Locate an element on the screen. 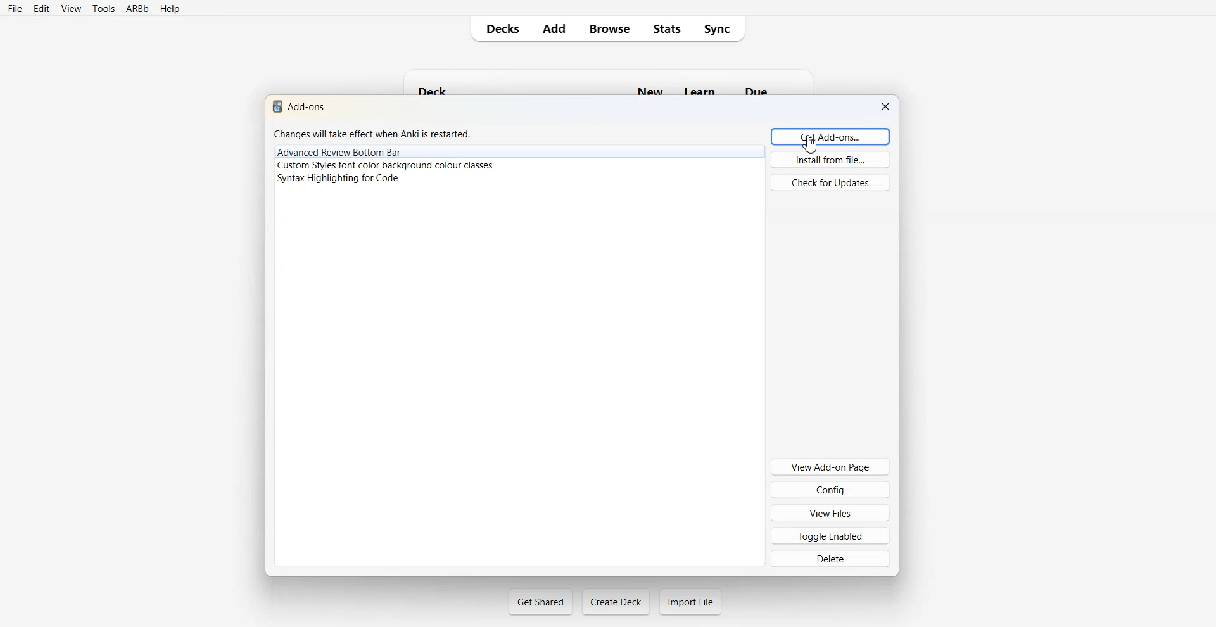  Install from file is located at coordinates (831, 160).